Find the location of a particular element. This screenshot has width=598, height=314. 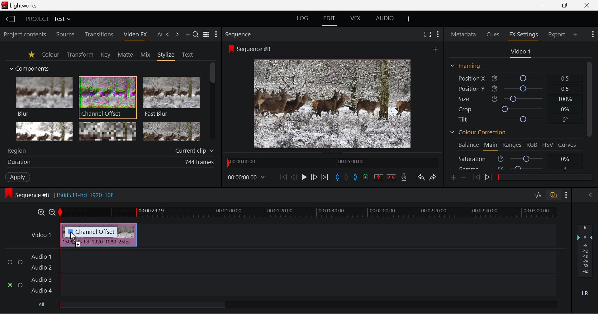

Project contents is located at coordinates (25, 35).